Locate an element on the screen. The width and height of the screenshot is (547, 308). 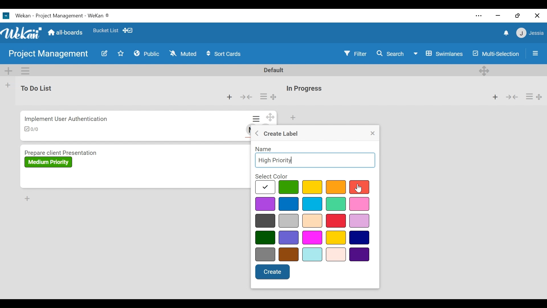
Board Name is located at coordinates (49, 54).